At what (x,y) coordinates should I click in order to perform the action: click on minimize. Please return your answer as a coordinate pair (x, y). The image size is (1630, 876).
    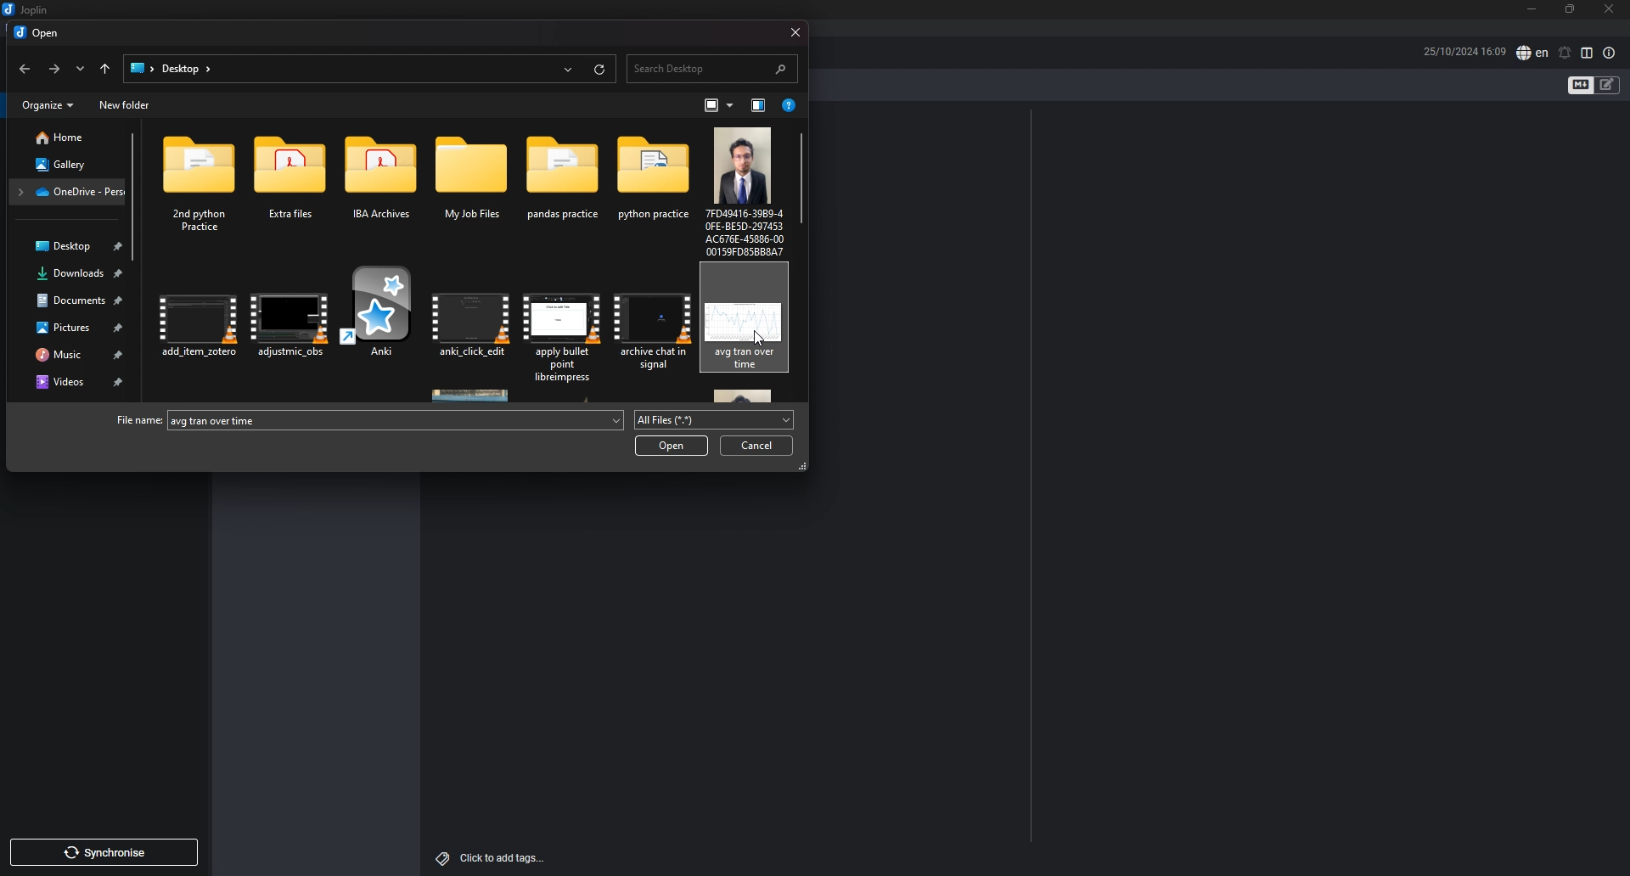
    Looking at the image, I should click on (1532, 10).